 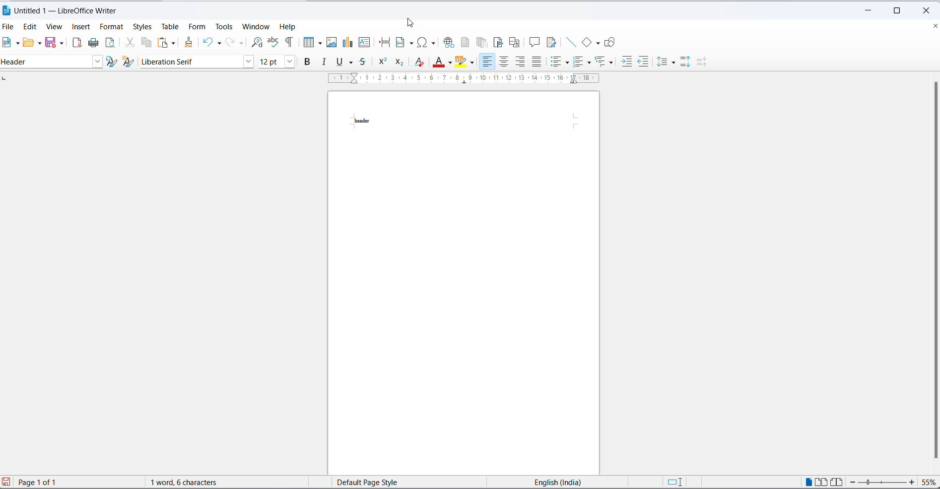 I want to click on styles, so click(x=142, y=27).